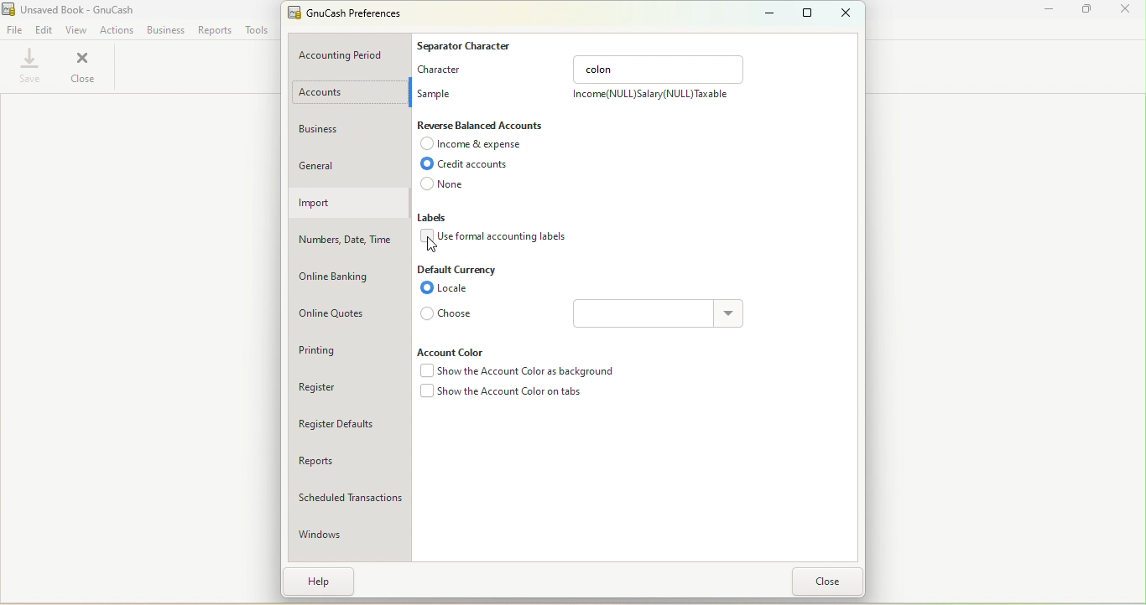  What do you see at coordinates (165, 29) in the screenshot?
I see `Business` at bounding box center [165, 29].